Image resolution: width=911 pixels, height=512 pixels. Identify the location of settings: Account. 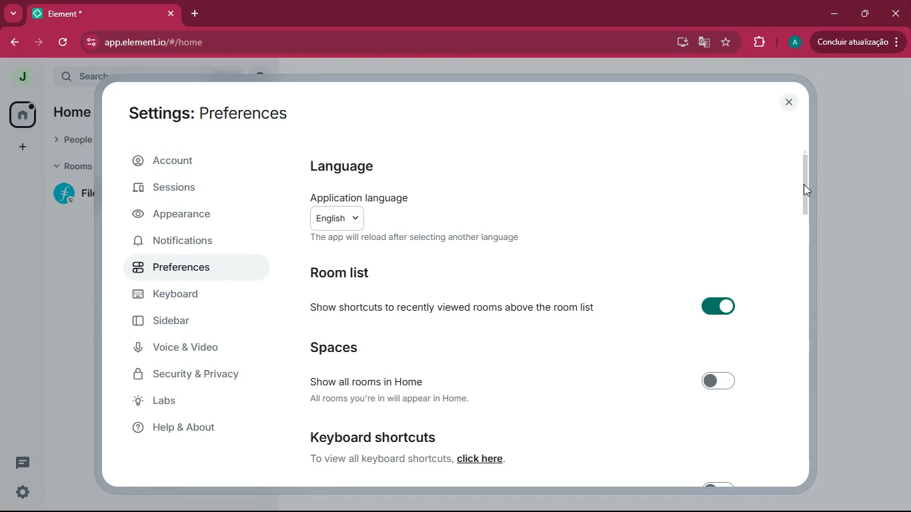
(202, 111).